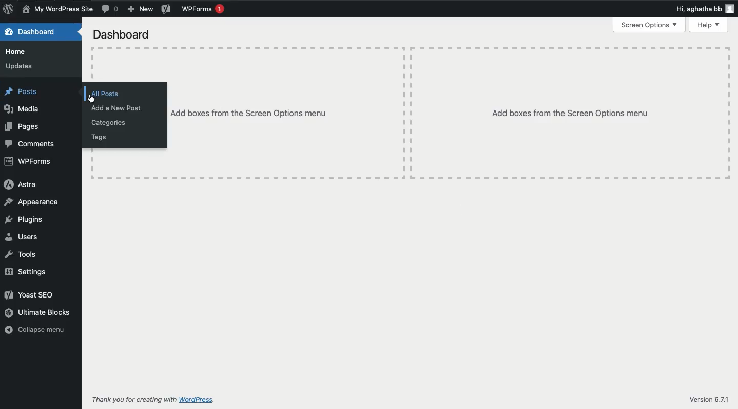  What do you see at coordinates (35, 32) in the screenshot?
I see `Dashboard` at bounding box center [35, 32].